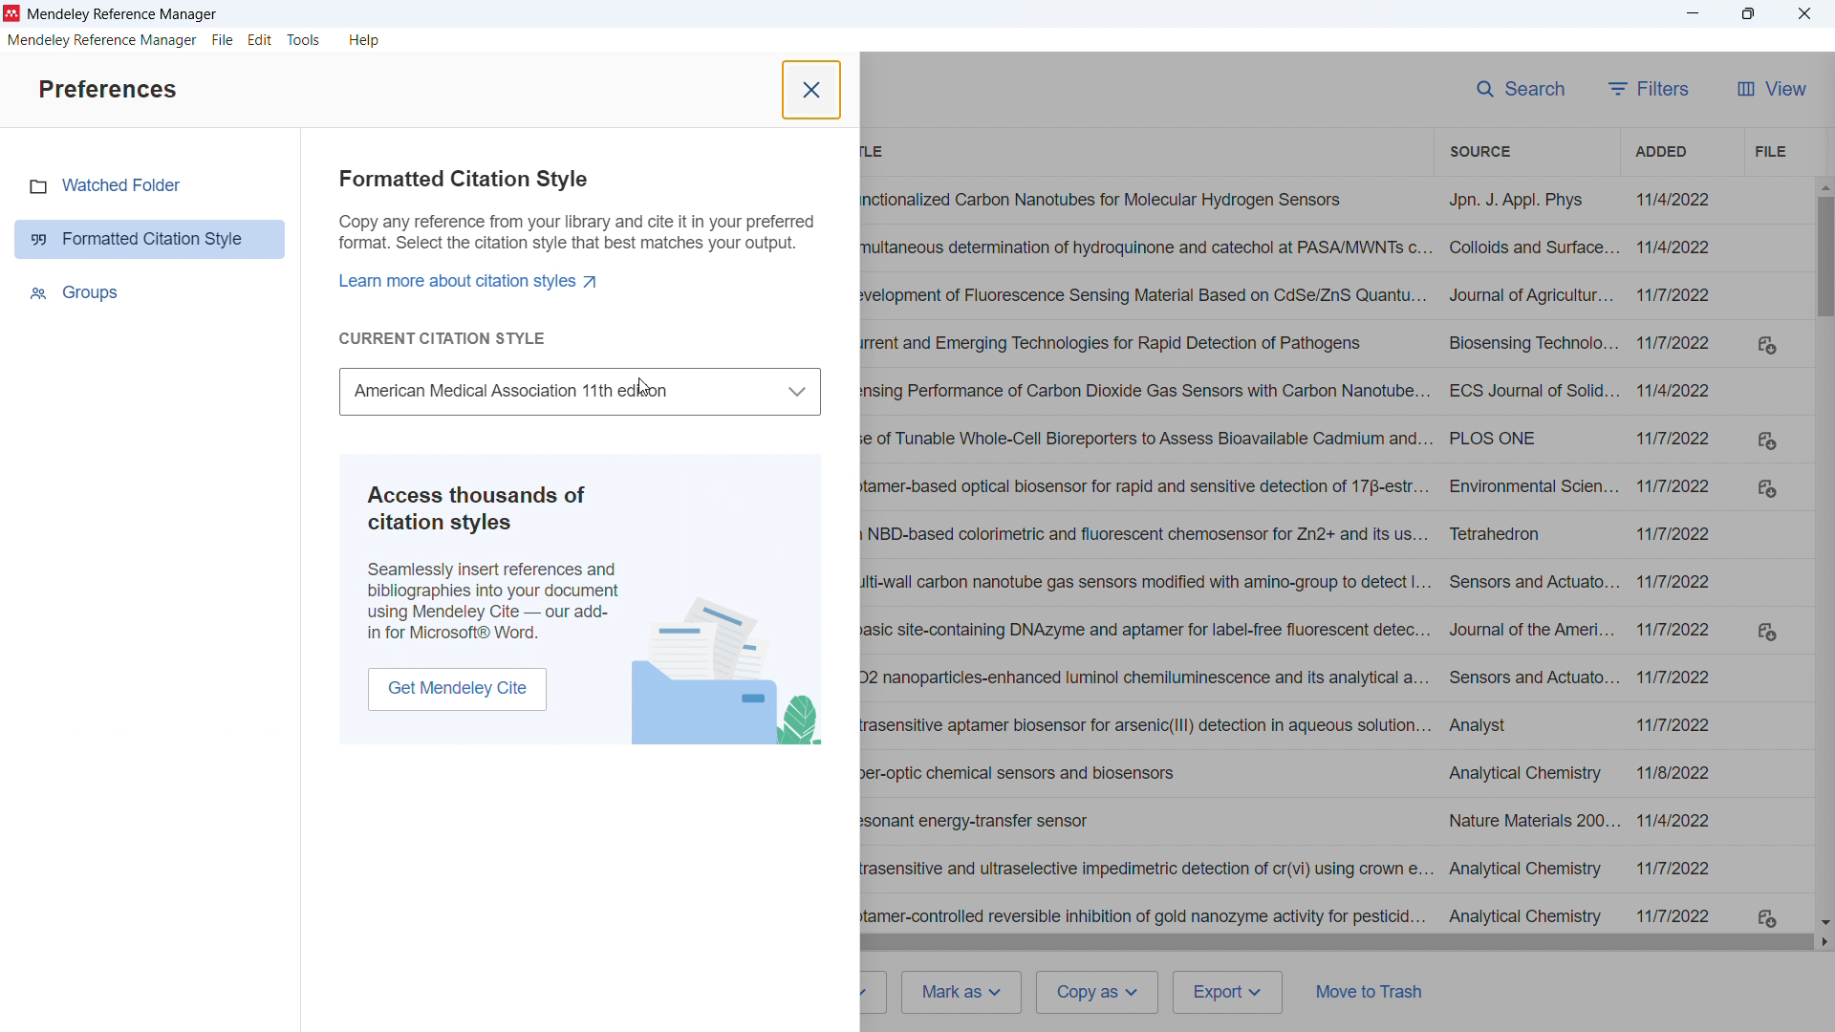 Image resolution: width=1835 pixels, height=1032 pixels. I want to click on Move to trash , so click(1375, 991).